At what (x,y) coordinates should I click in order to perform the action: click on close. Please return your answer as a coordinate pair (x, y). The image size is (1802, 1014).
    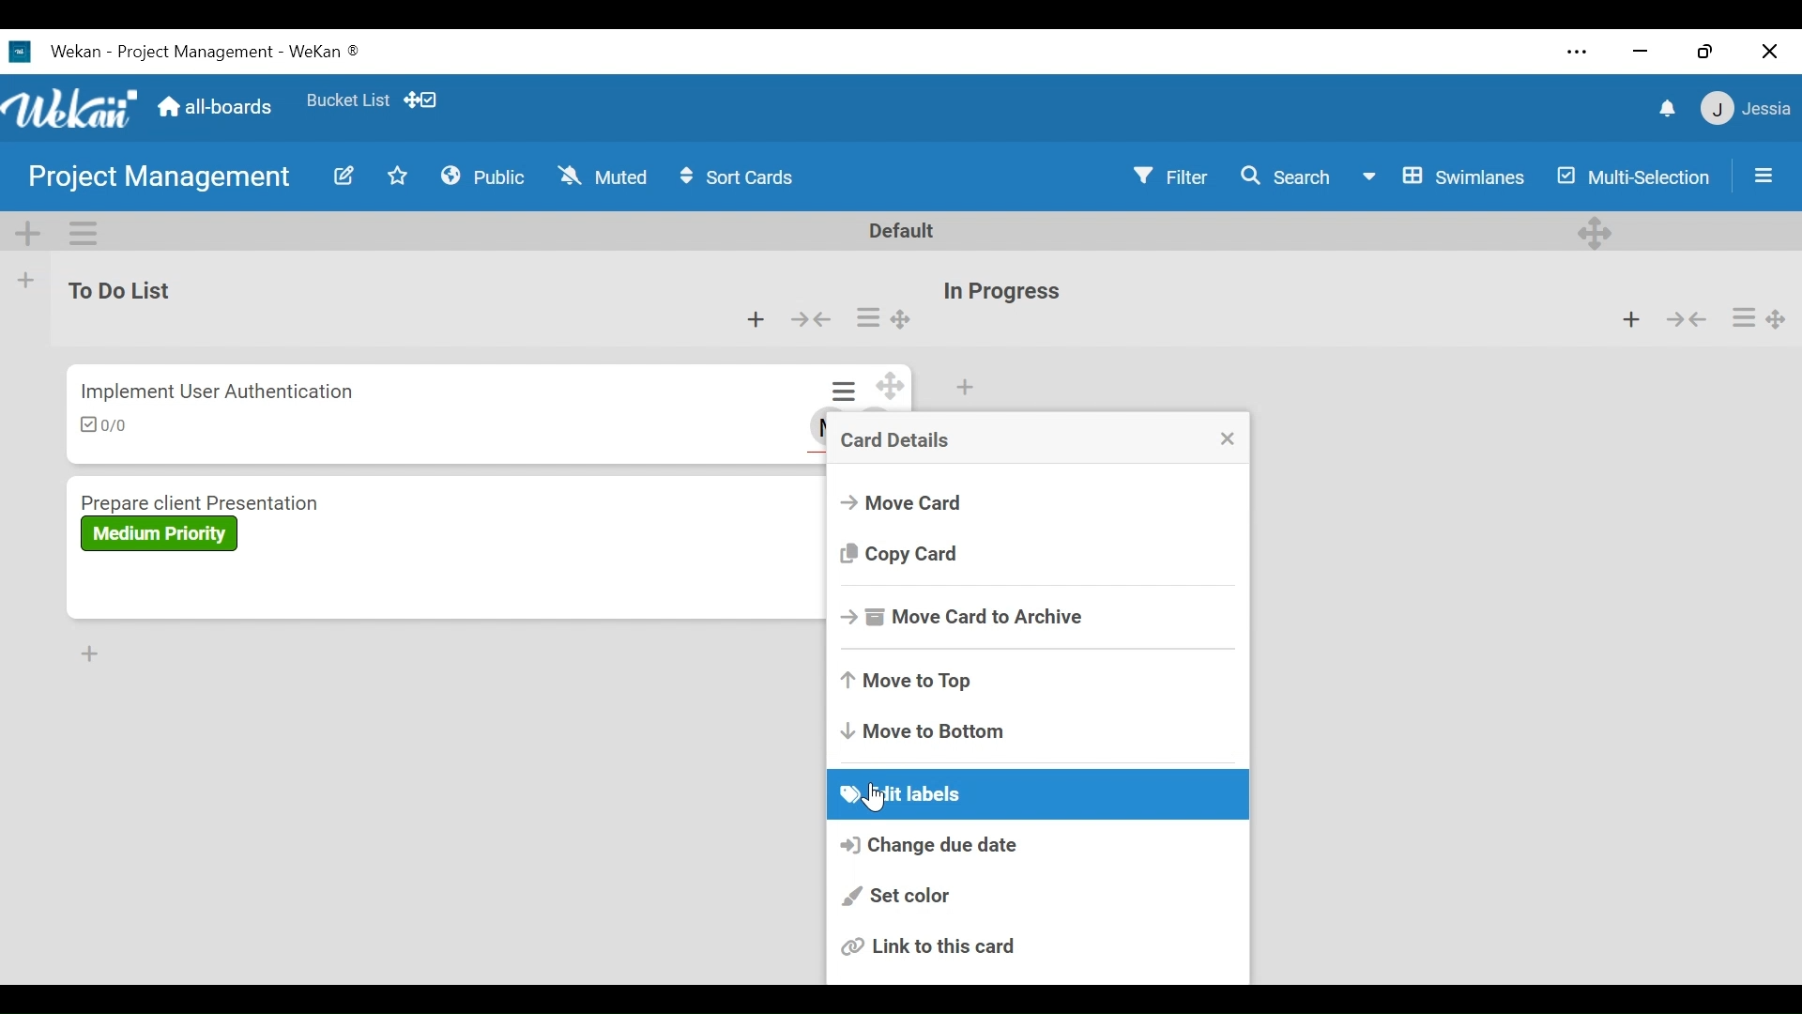
    Looking at the image, I should click on (1226, 439).